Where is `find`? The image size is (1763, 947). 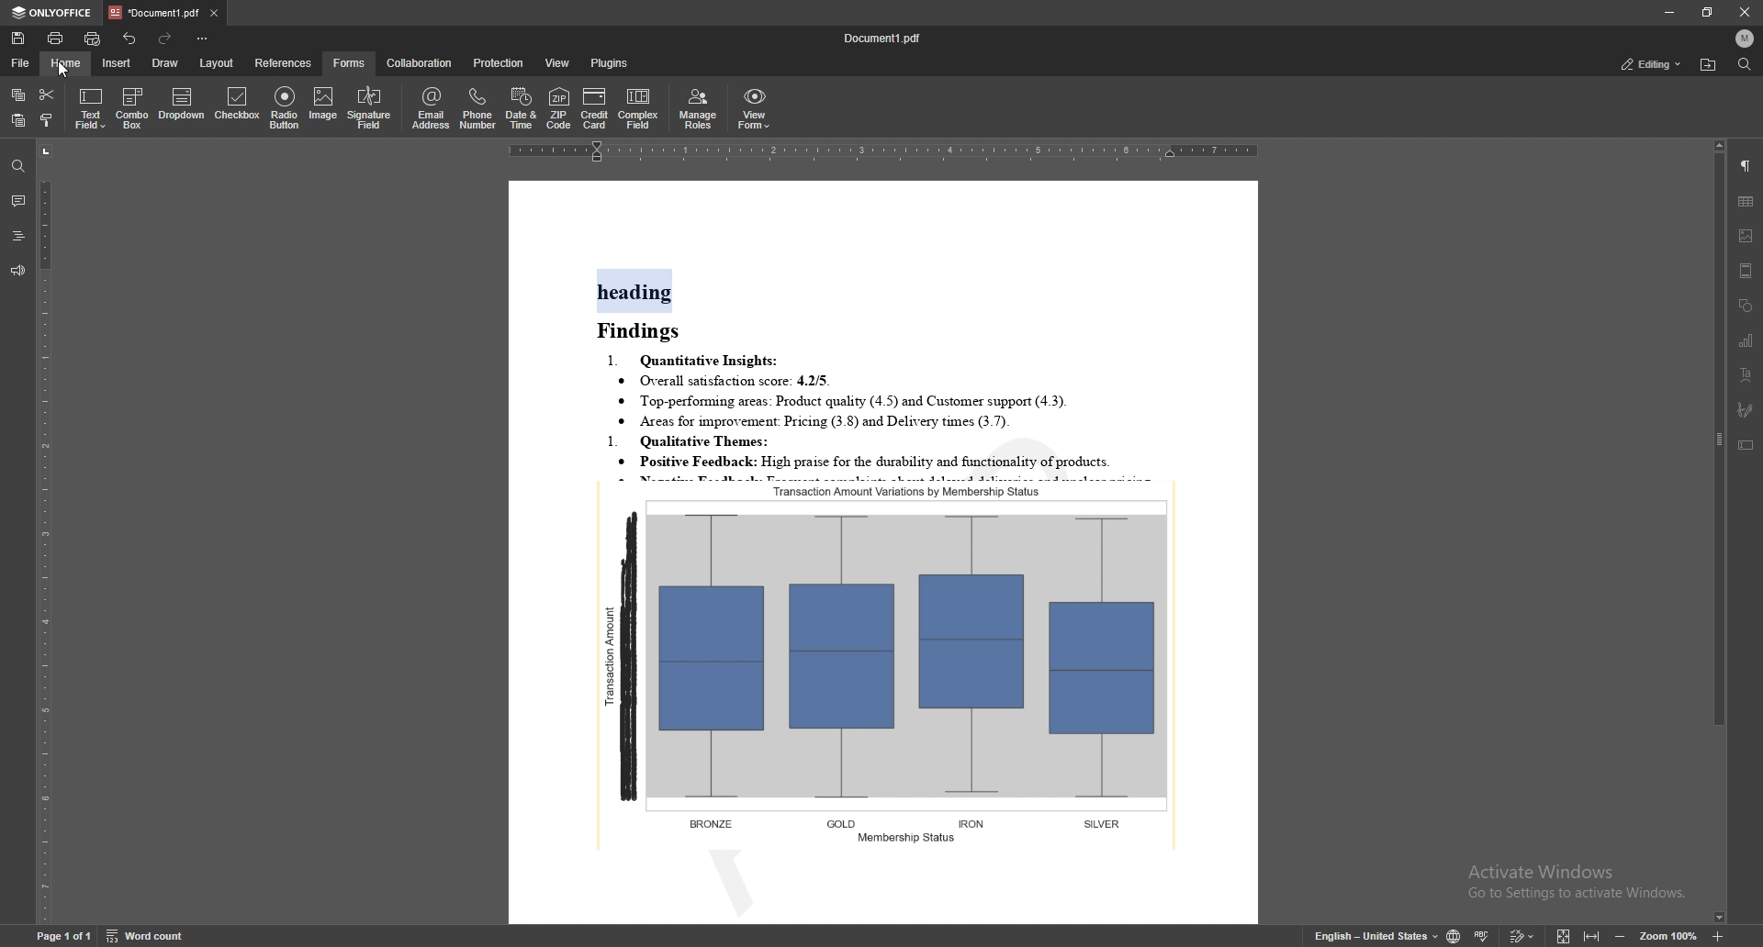 find is located at coordinates (17, 167).